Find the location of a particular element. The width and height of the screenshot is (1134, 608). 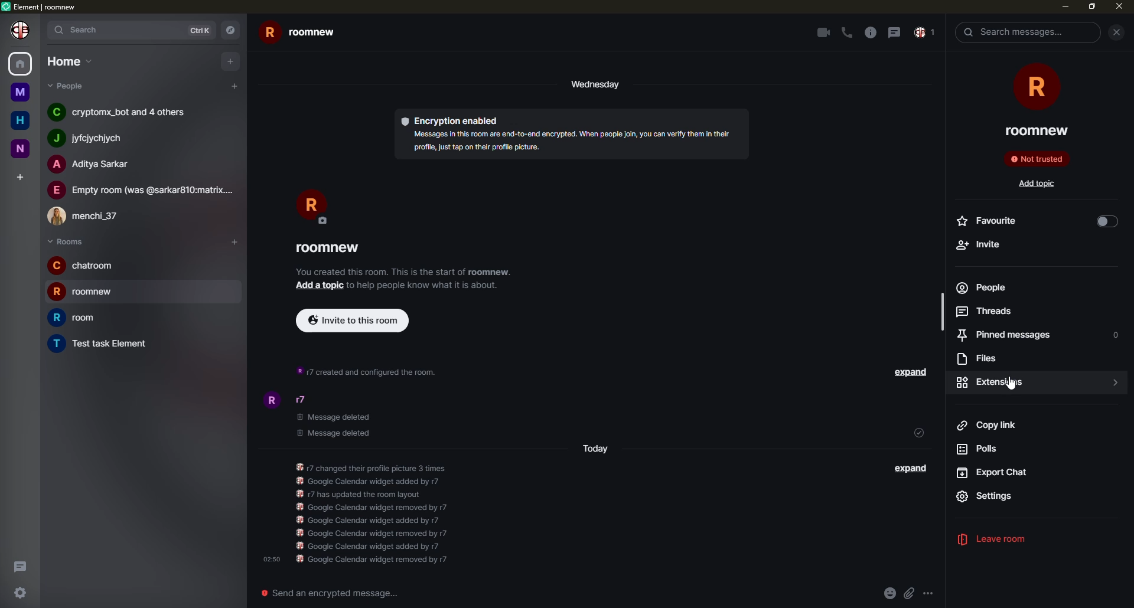

add is located at coordinates (317, 285).